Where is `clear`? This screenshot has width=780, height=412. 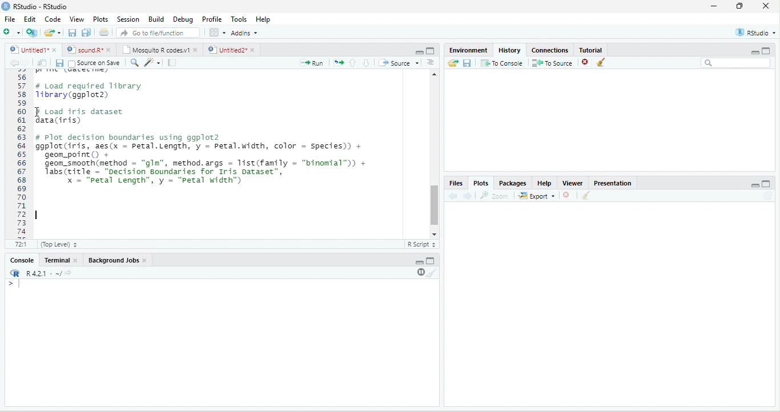
clear is located at coordinates (601, 62).